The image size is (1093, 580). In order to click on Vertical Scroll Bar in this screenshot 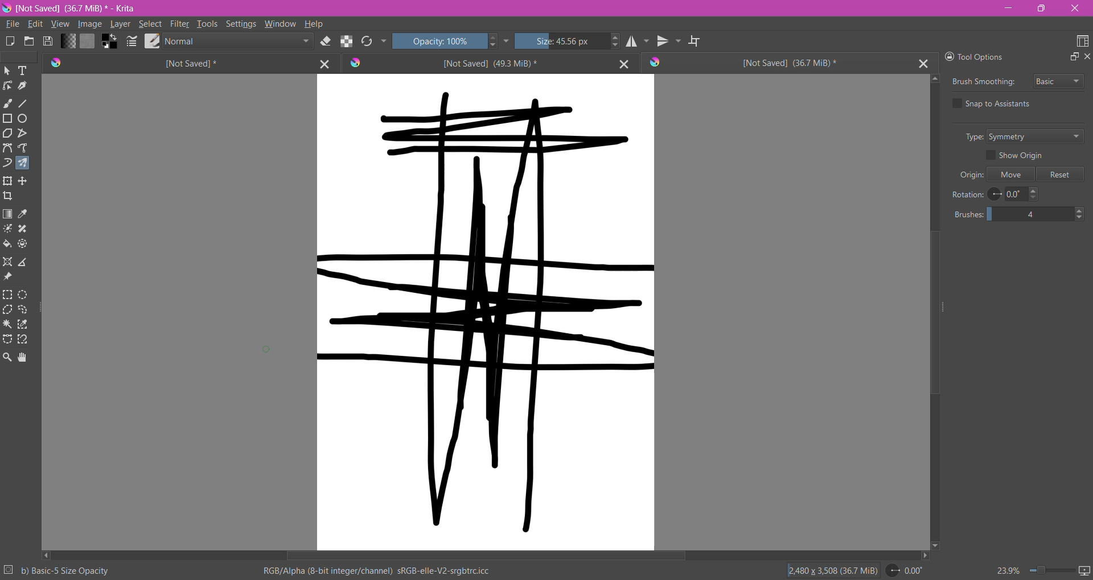, I will do `click(936, 312)`.